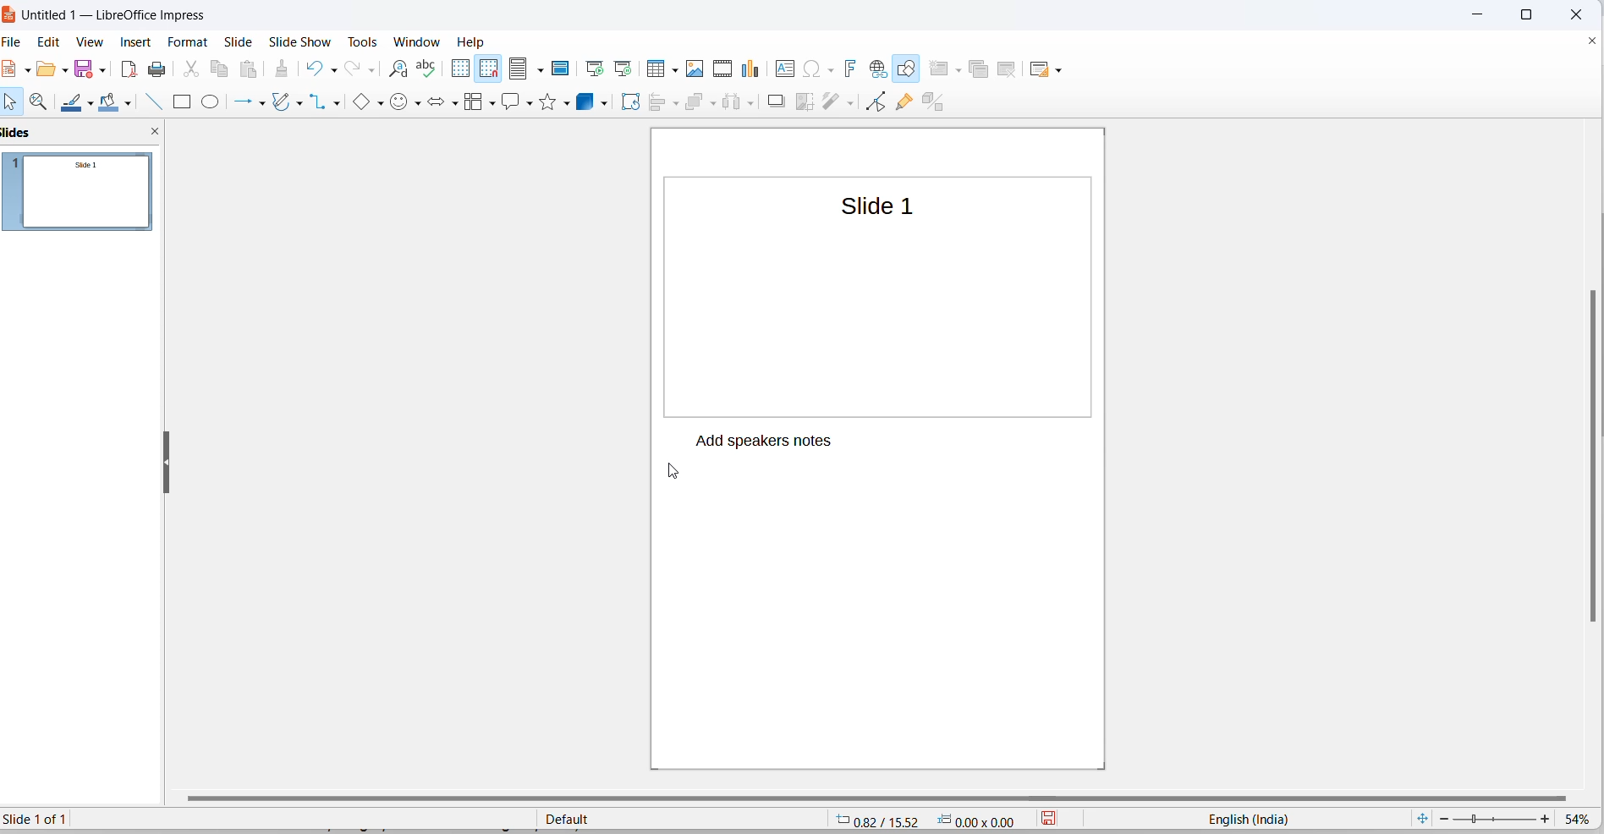 This screenshot has height=834, width=1604. I want to click on flowchart options, so click(488, 107).